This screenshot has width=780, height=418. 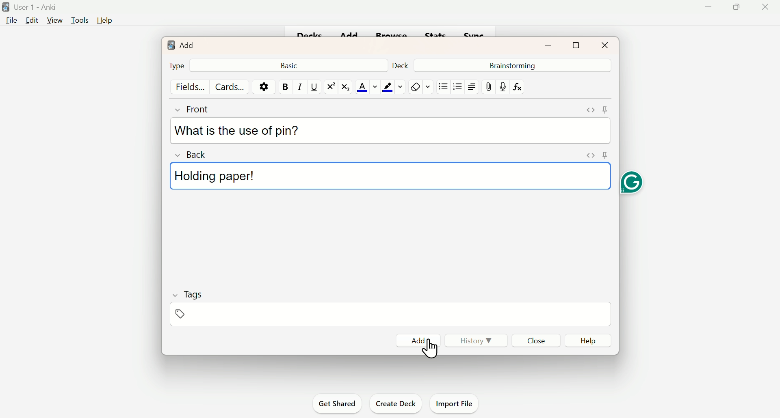 What do you see at coordinates (707, 10) in the screenshot?
I see `Minimise` at bounding box center [707, 10].